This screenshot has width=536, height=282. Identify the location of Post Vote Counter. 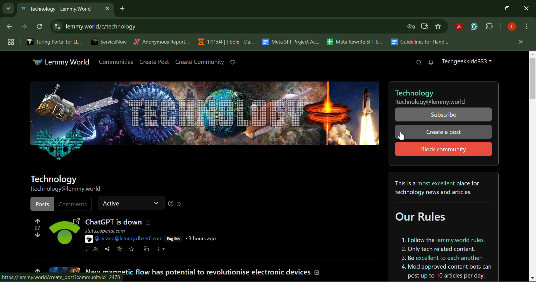
(39, 228).